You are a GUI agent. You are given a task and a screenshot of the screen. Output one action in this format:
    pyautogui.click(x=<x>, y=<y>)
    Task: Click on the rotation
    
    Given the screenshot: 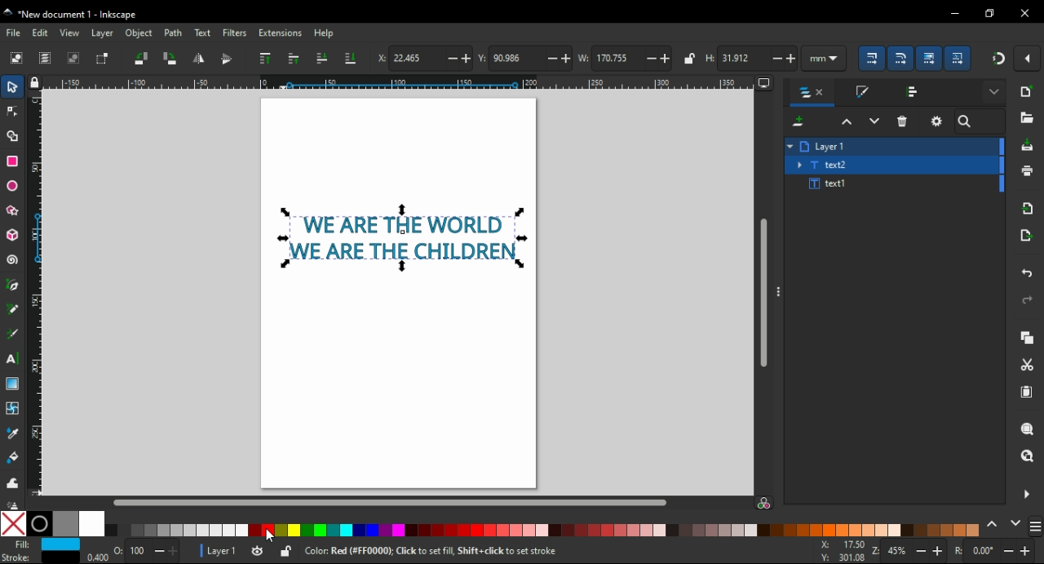 What is the action you would take?
    pyautogui.click(x=995, y=551)
    